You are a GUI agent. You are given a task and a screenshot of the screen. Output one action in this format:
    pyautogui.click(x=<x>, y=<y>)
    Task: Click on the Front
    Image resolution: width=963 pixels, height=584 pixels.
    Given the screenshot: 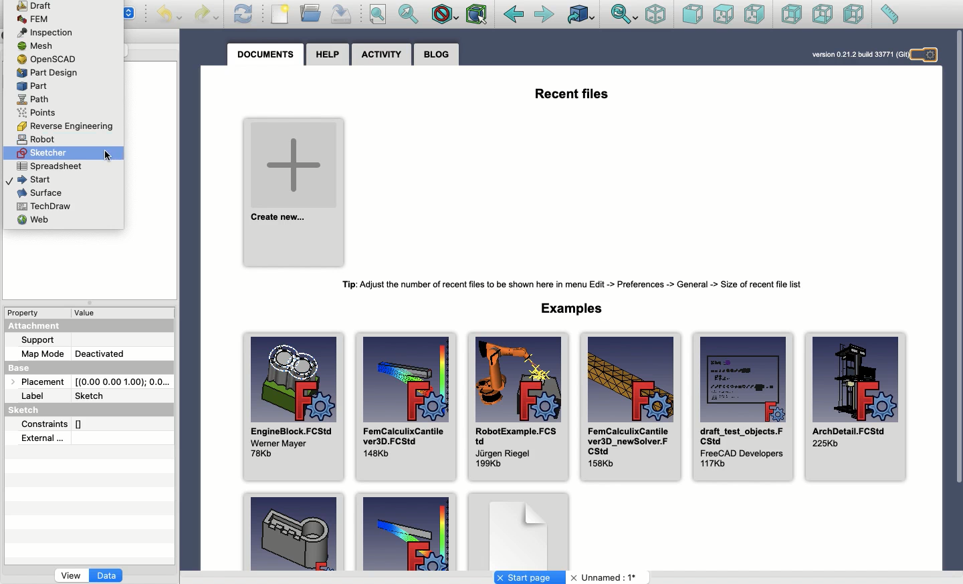 What is the action you would take?
    pyautogui.click(x=693, y=15)
    